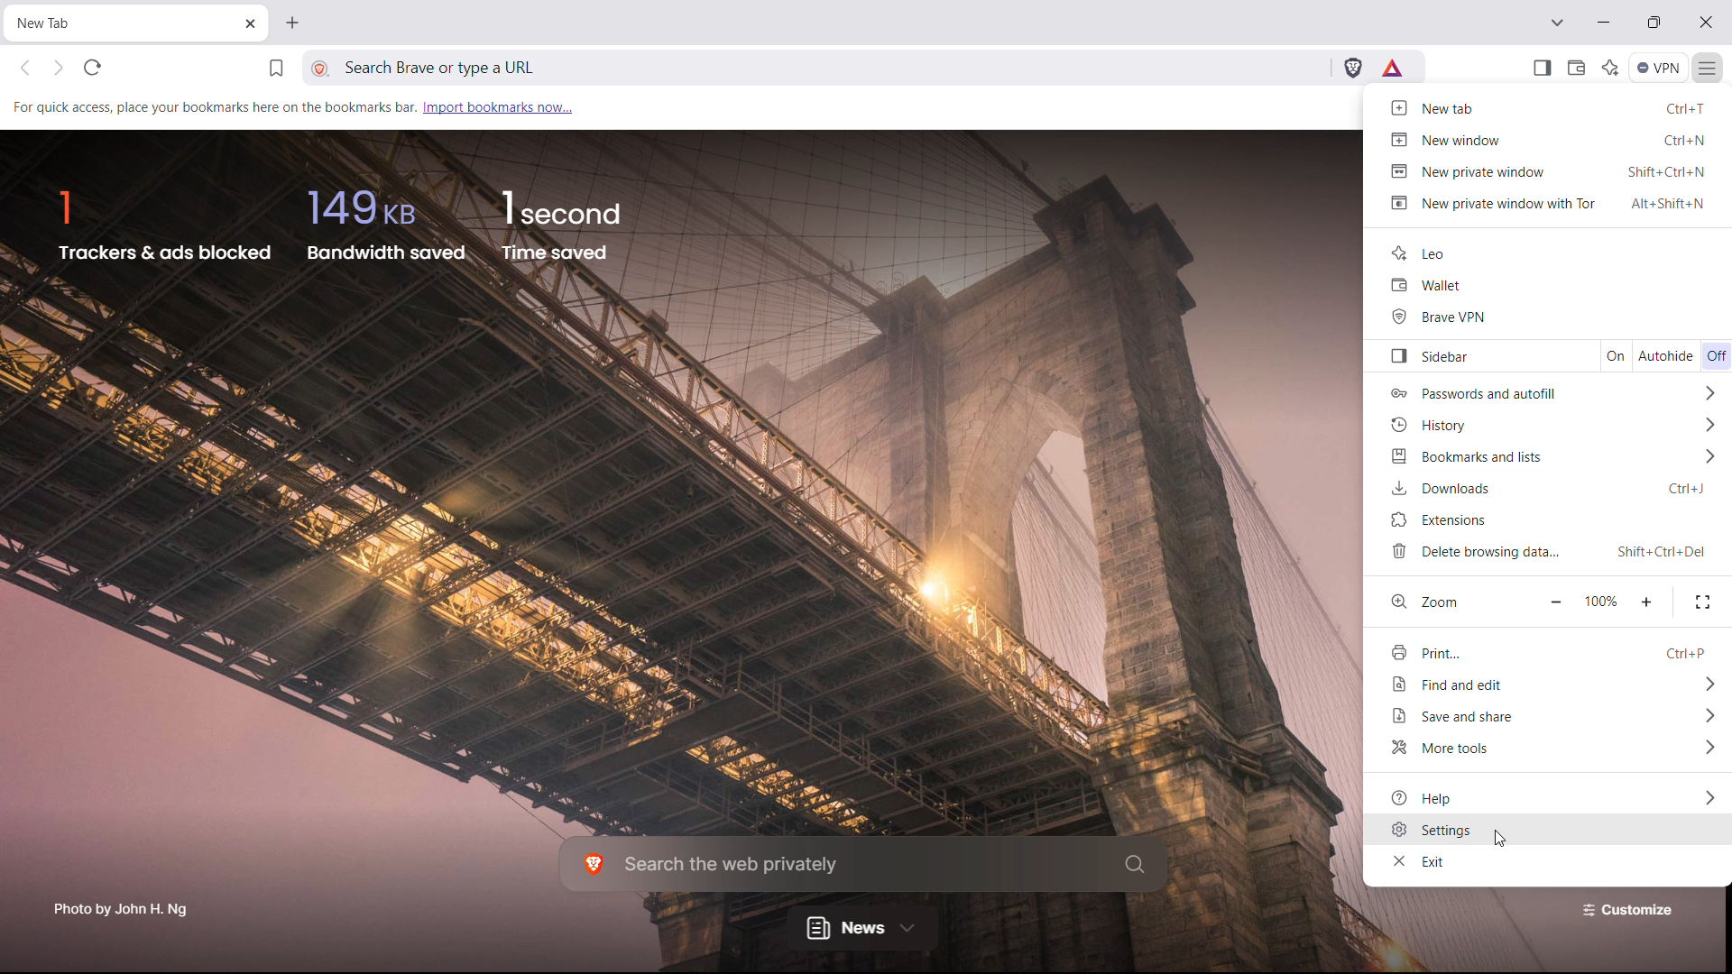 Image resolution: width=1732 pixels, height=974 pixels. What do you see at coordinates (1577, 67) in the screenshot?
I see `wallet` at bounding box center [1577, 67].